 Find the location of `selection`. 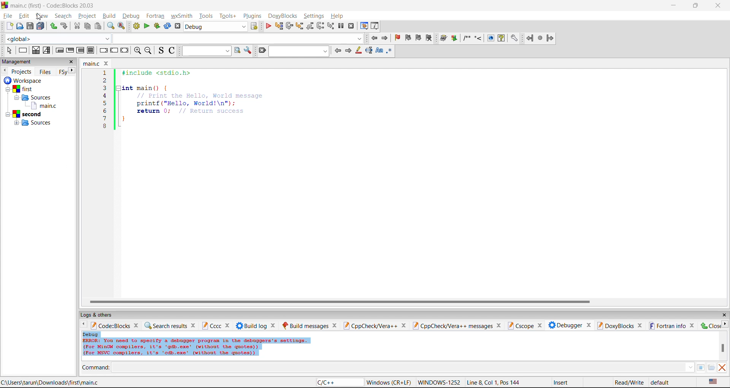

selection is located at coordinates (46, 50).